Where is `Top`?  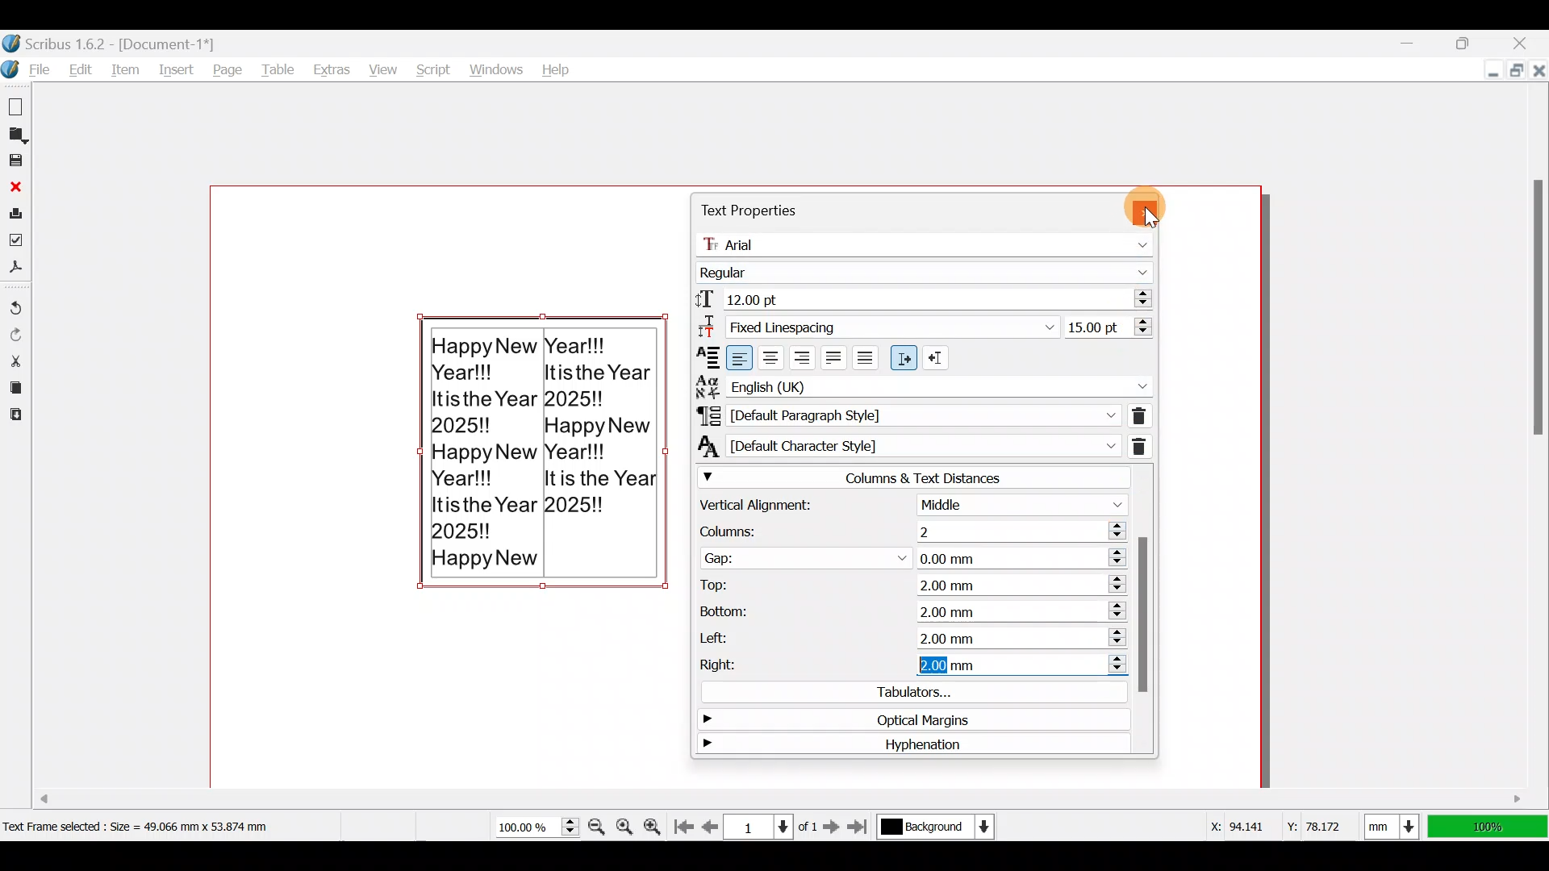
Top is located at coordinates (907, 584).